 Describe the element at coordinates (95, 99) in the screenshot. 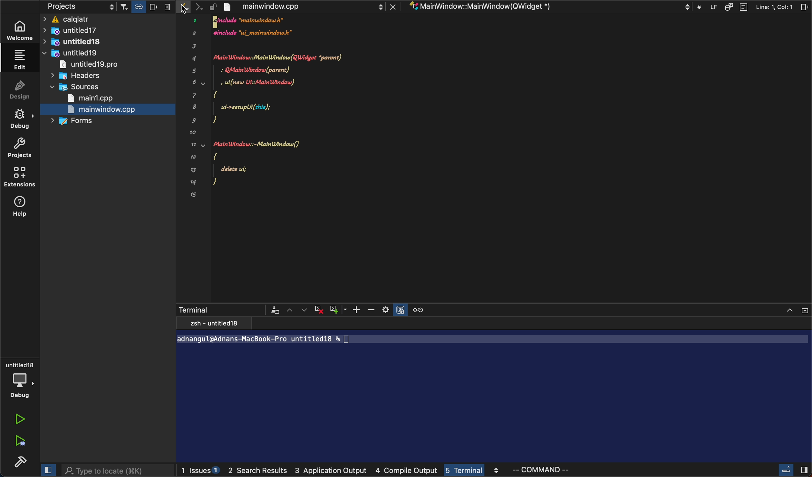

I see `main1.cpp` at that location.